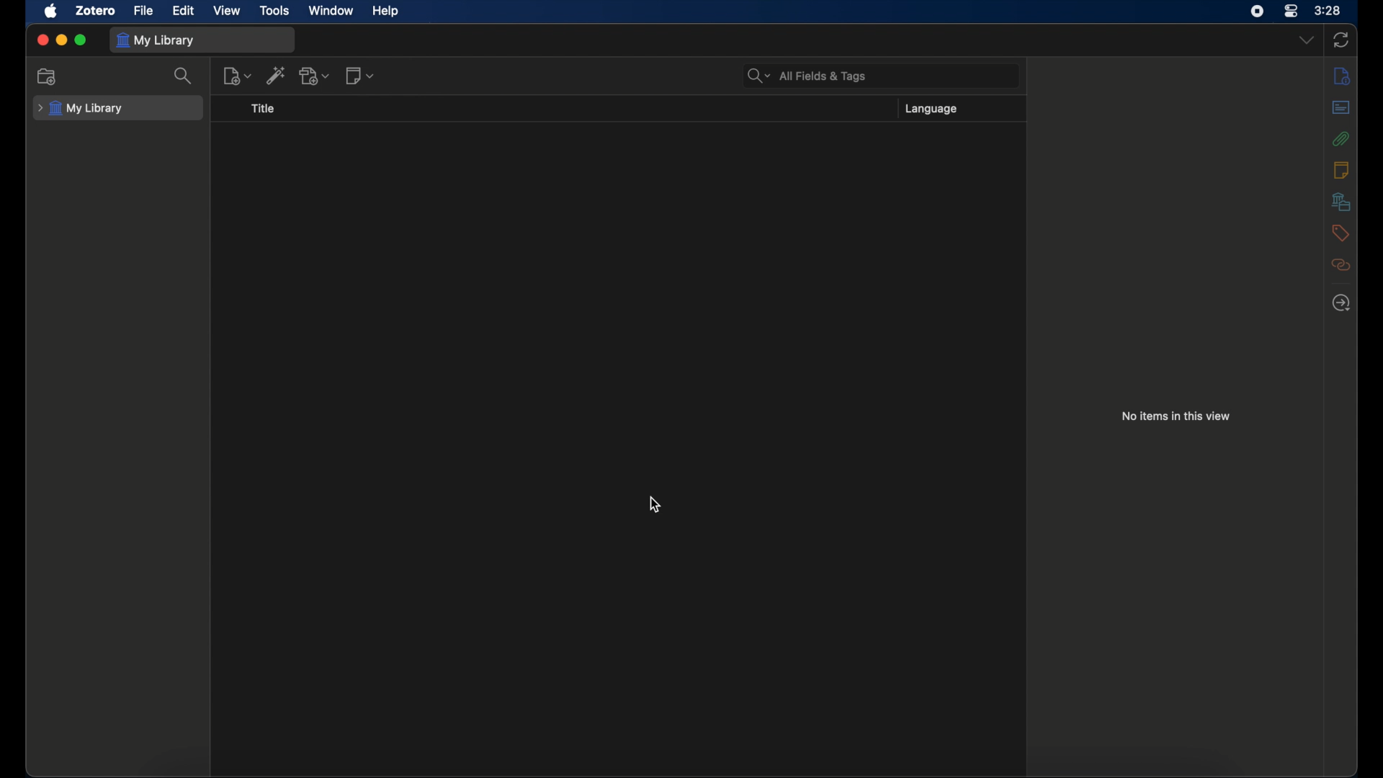 This screenshot has width=1383, height=778. I want to click on maximize, so click(83, 40).